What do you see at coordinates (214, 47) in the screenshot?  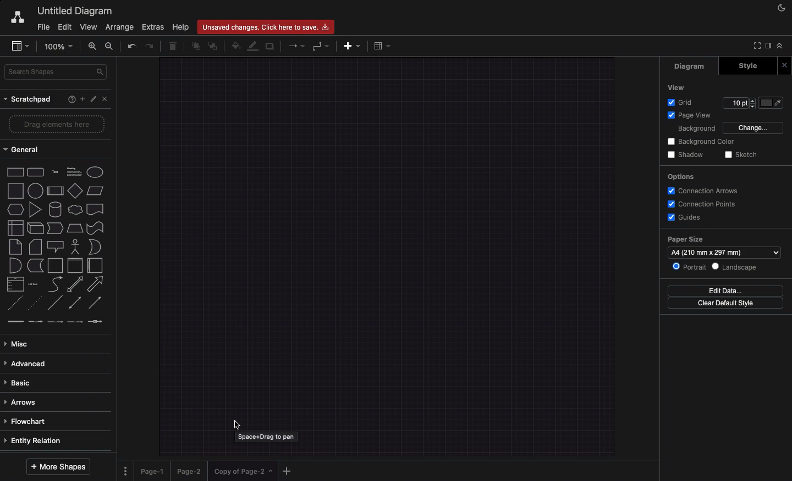 I see `To back` at bounding box center [214, 47].